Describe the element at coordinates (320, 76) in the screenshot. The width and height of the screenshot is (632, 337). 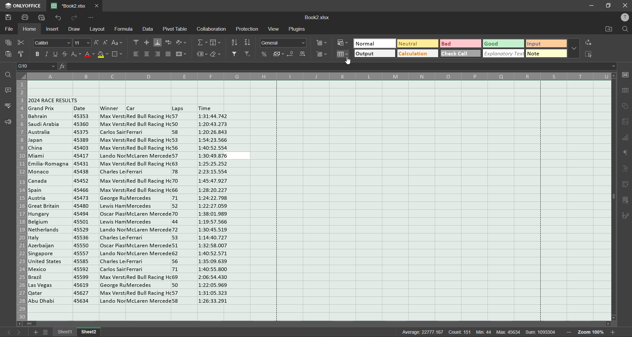
I see `column names` at that location.